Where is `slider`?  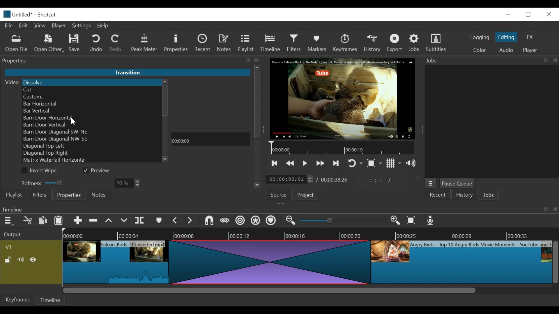
slider is located at coordinates (341, 221).